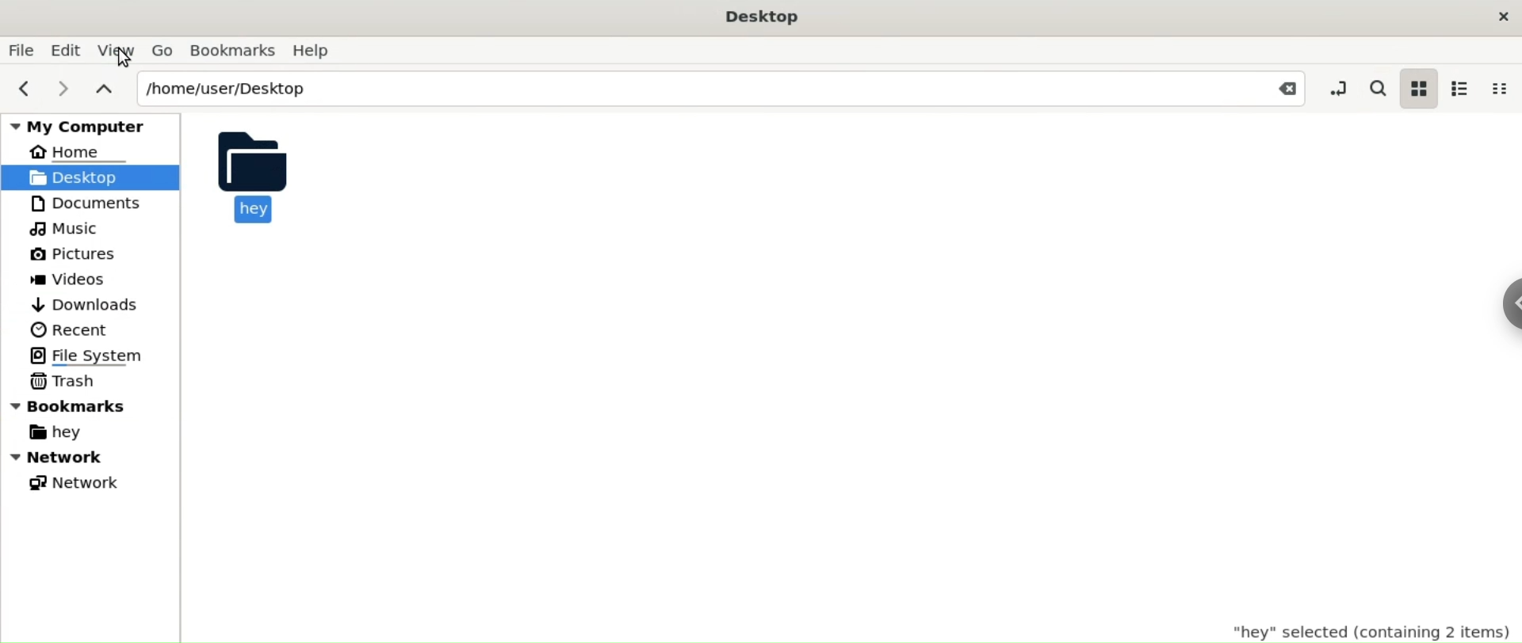 The width and height of the screenshot is (1522, 643). Describe the element at coordinates (83, 177) in the screenshot. I see `Desktop` at that location.